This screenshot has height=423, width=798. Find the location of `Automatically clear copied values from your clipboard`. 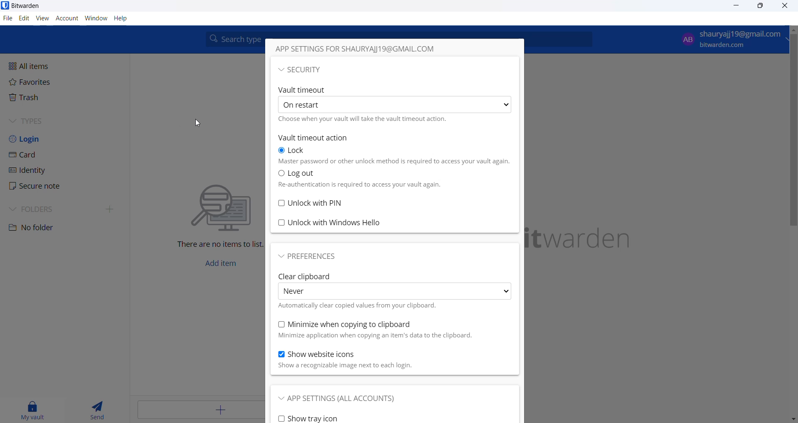

Automatically clear copied values from your clipboard is located at coordinates (362, 306).